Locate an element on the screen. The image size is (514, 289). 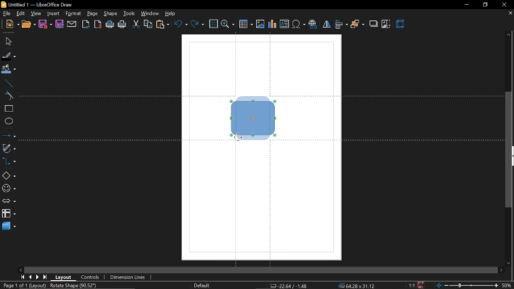
fill color is located at coordinates (9, 70).